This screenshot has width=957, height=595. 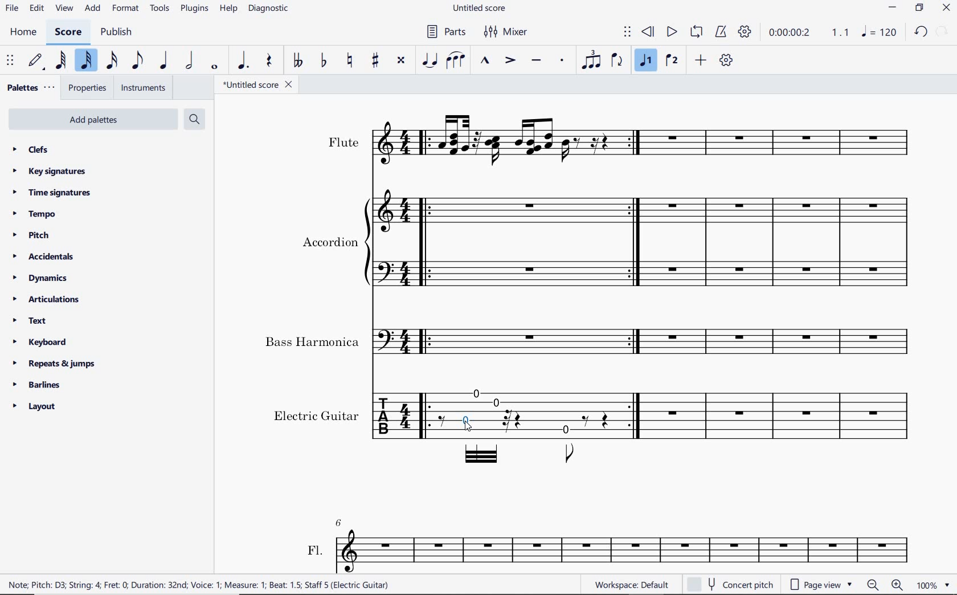 I want to click on slur, so click(x=457, y=61).